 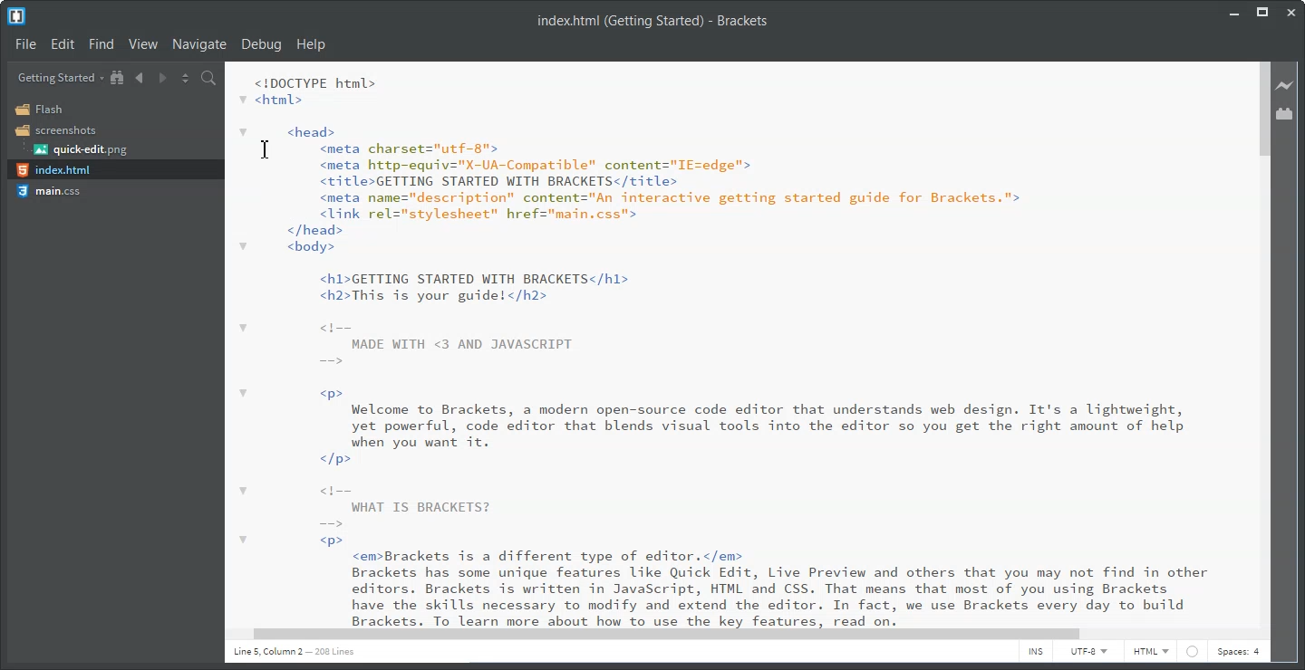 I want to click on Edit, so click(x=63, y=44).